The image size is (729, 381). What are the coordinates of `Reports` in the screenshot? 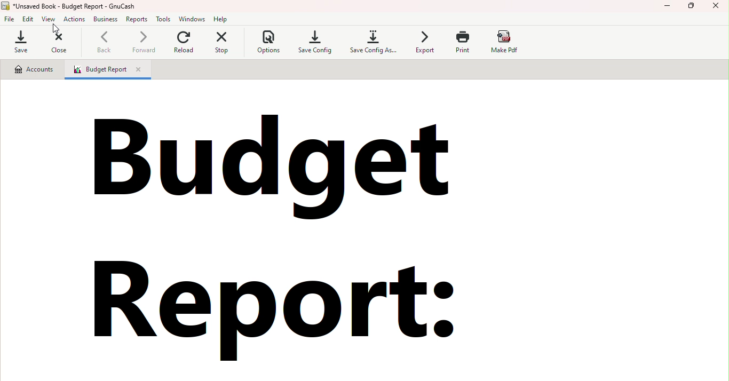 It's located at (137, 20).